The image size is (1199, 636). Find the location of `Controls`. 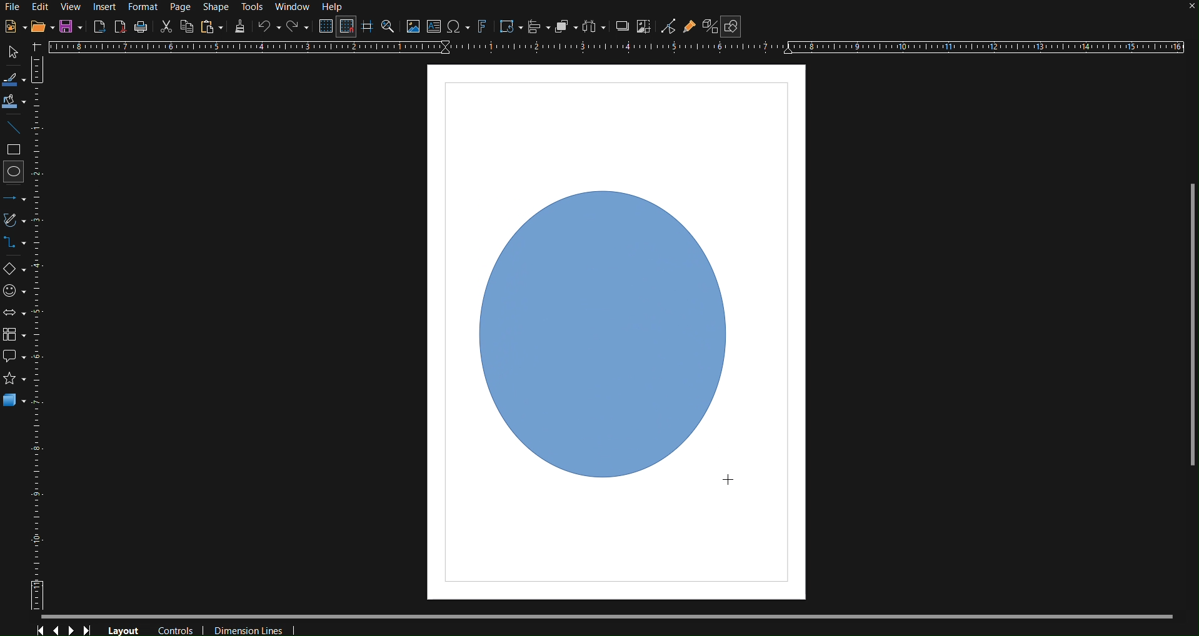

Controls is located at coordinates (65, 627).